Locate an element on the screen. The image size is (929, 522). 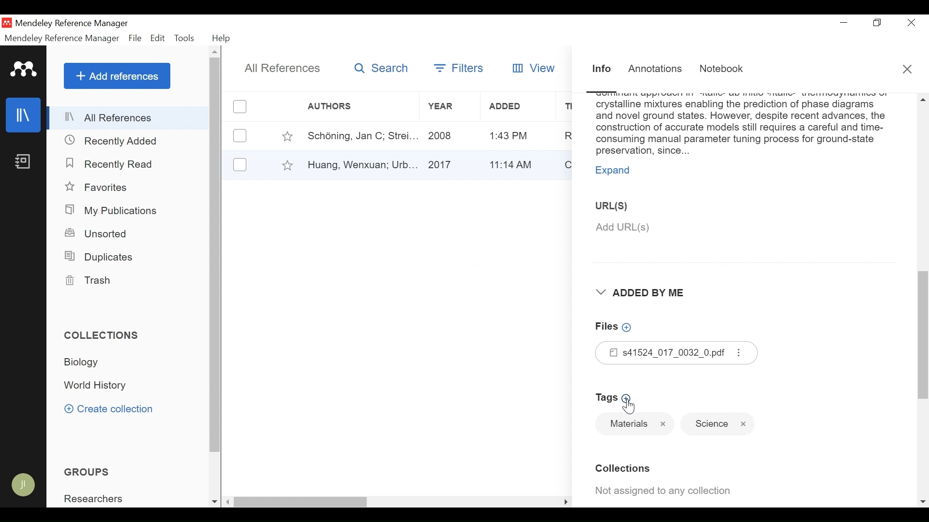
Added is located at coordinates (515, 107).